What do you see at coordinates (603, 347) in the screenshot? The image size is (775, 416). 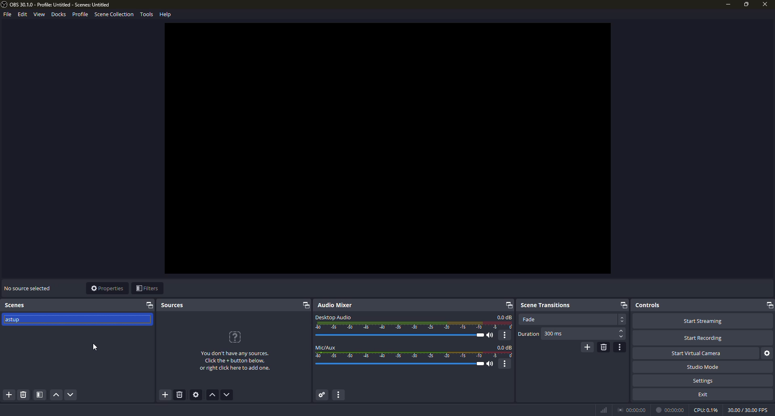 I see `remove configurable transition` at bounding box center [603, 347].